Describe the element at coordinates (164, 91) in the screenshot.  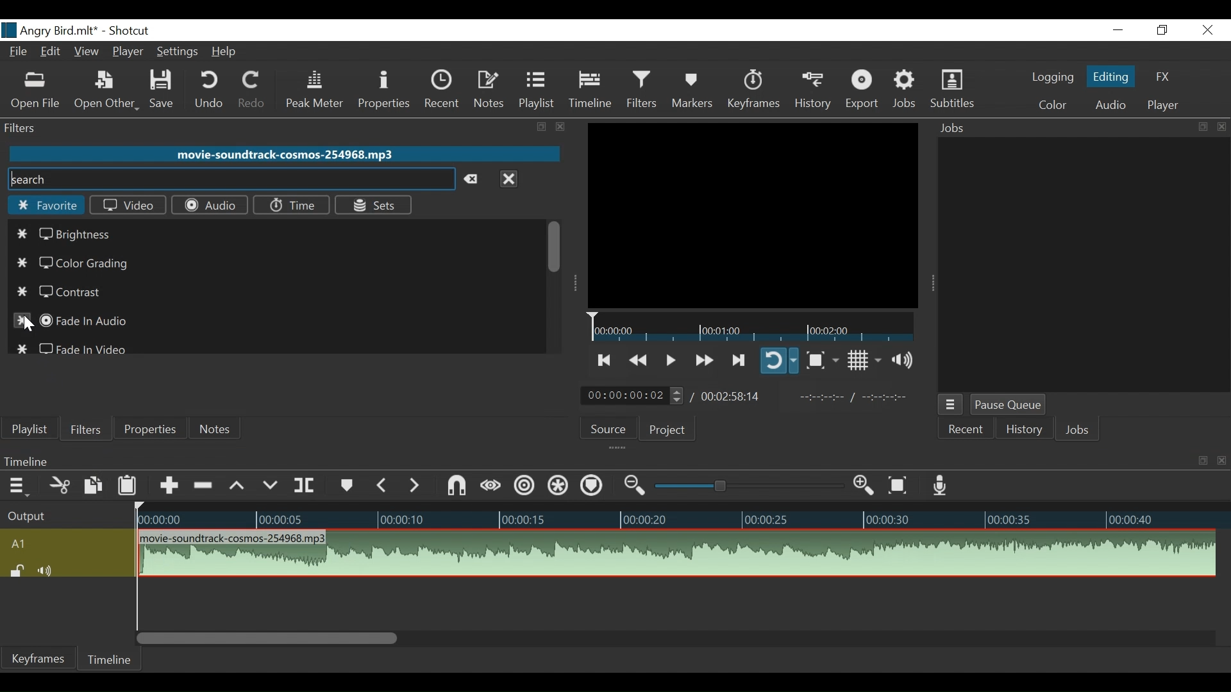
I see `Save` at that location.